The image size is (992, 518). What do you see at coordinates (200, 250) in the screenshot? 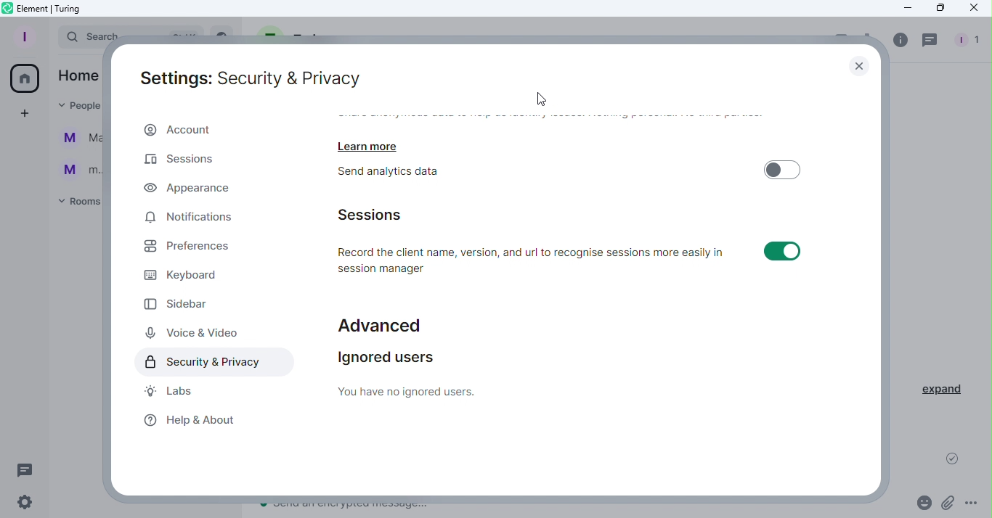
I see `Preferences` at bounding box center [200, 250].